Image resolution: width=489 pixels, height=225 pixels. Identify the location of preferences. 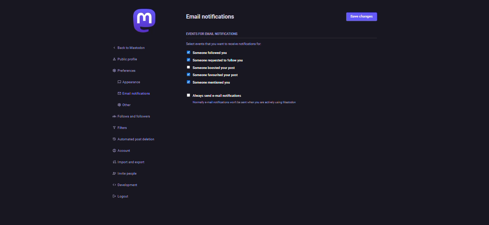
(121, 71).